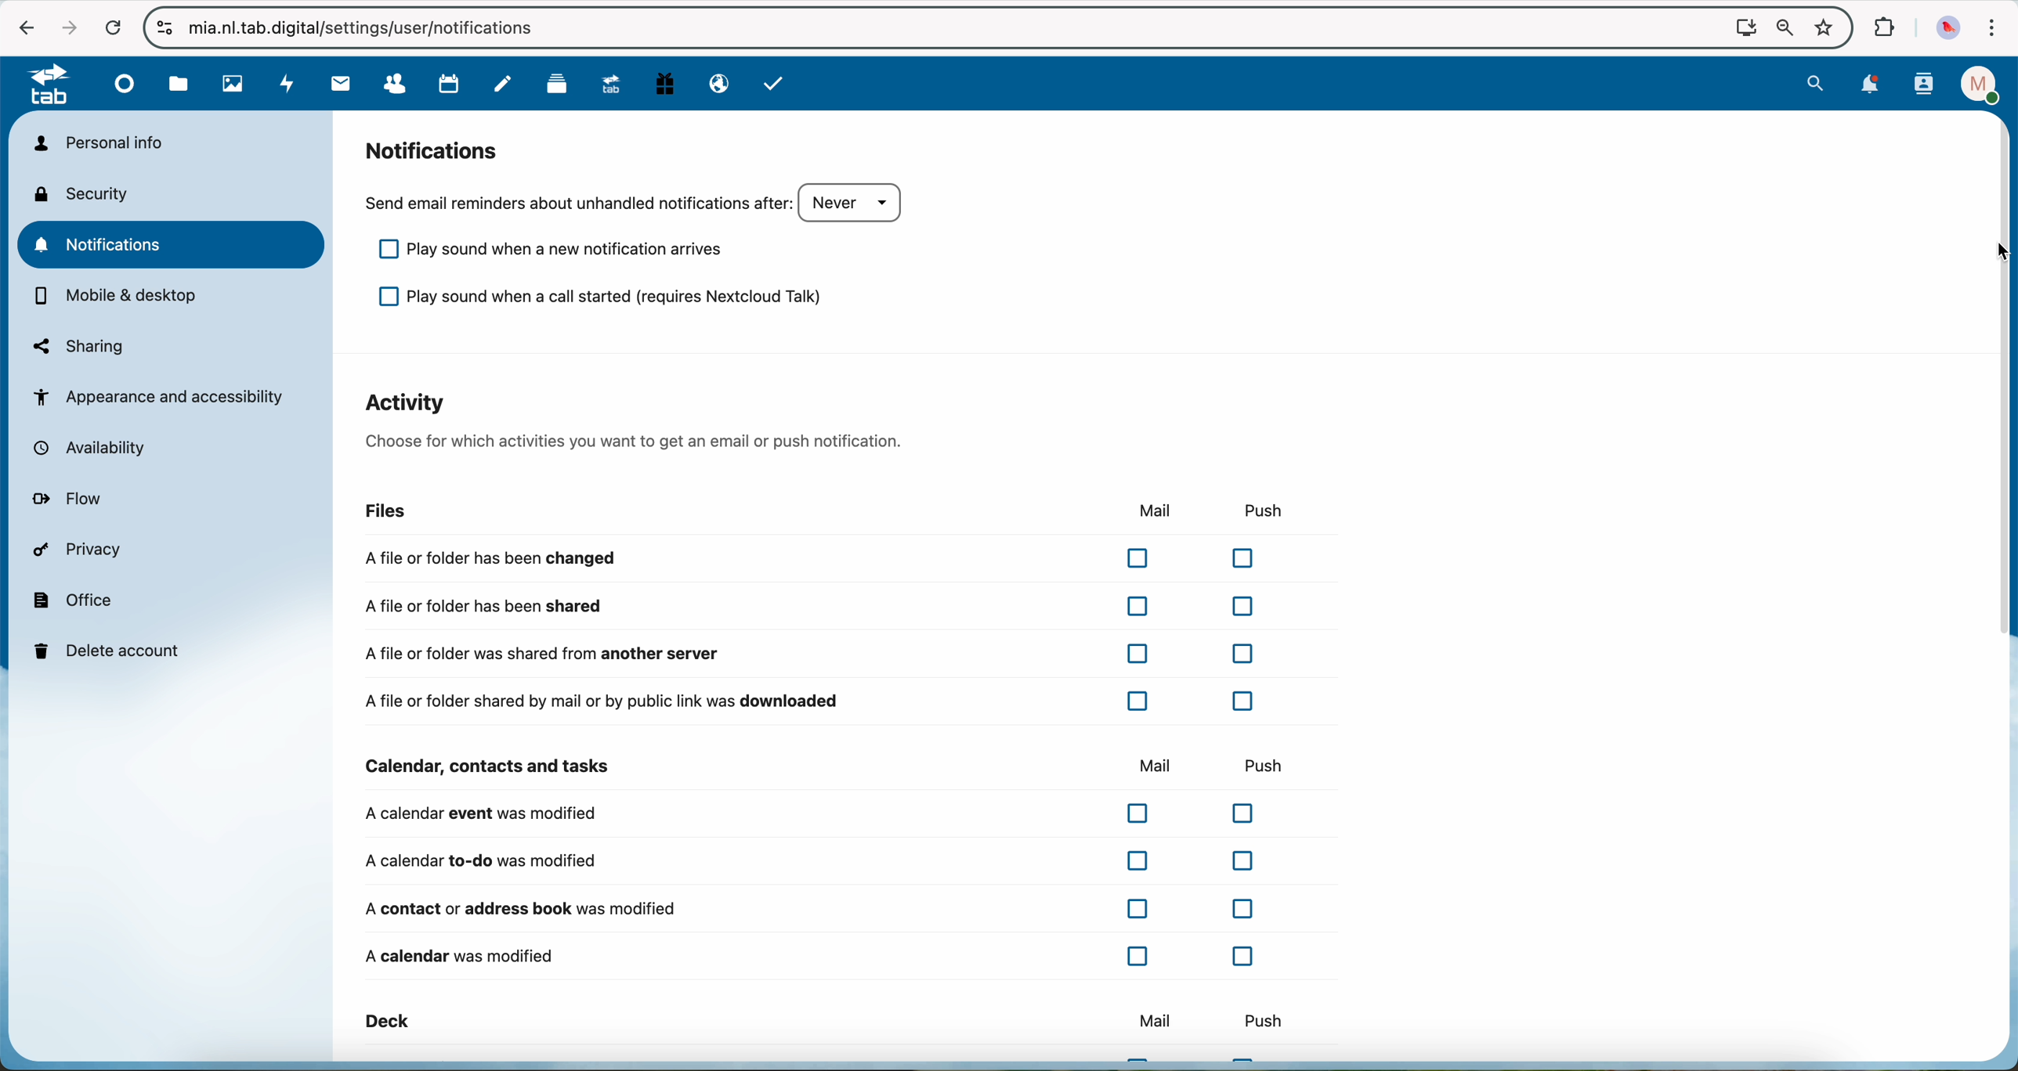  Describe the element at coordinates (2005, 384) in the screenshot. I see `scroll bar` at that location.